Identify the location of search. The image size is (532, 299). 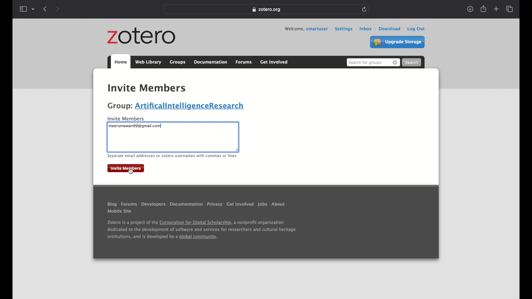
(412, 62).